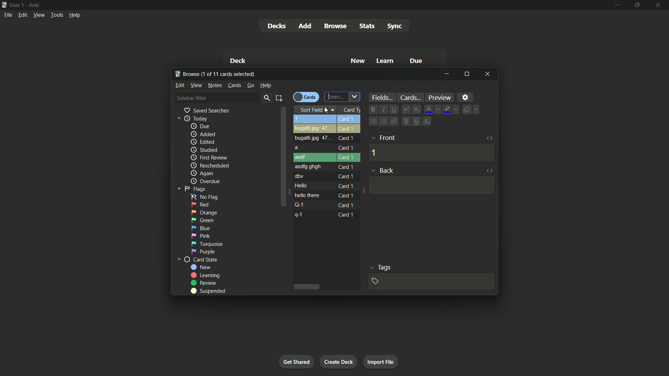  I want to click on added, so click(202, 134).